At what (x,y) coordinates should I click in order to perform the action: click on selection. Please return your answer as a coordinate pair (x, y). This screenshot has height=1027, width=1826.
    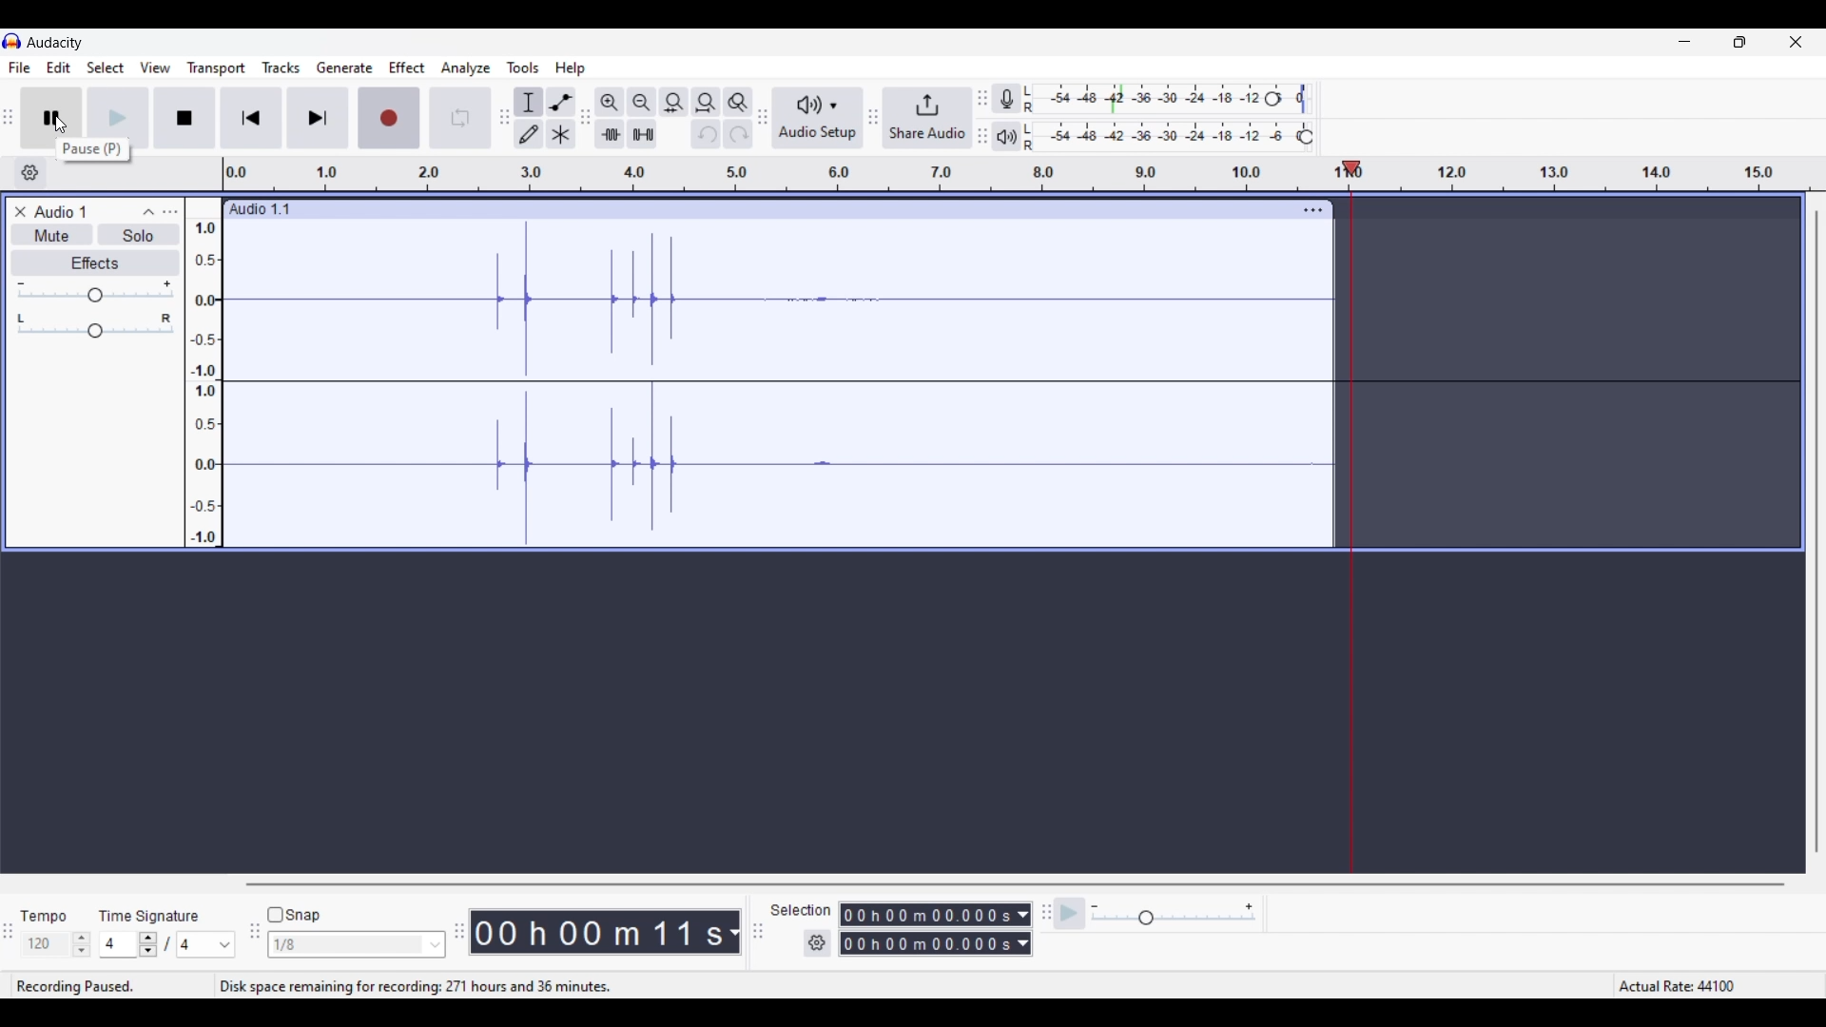
    Looking at the image, I should click on (804, 911).